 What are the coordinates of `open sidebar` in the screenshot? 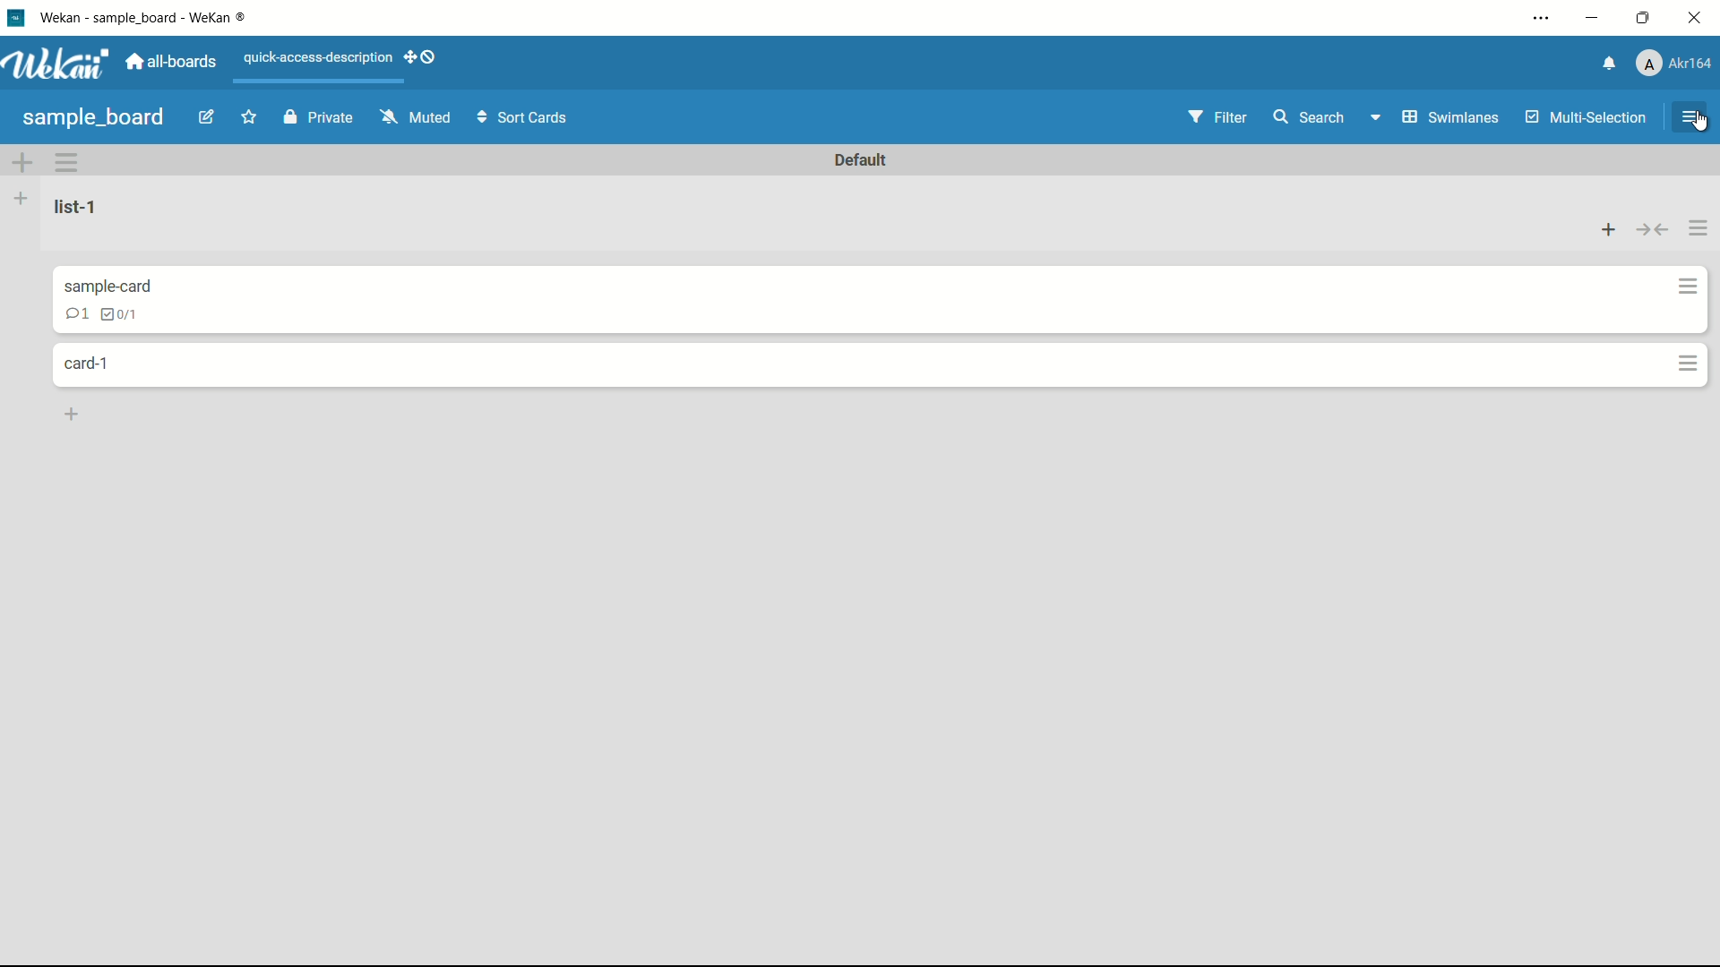 It's located at (1691, 118).